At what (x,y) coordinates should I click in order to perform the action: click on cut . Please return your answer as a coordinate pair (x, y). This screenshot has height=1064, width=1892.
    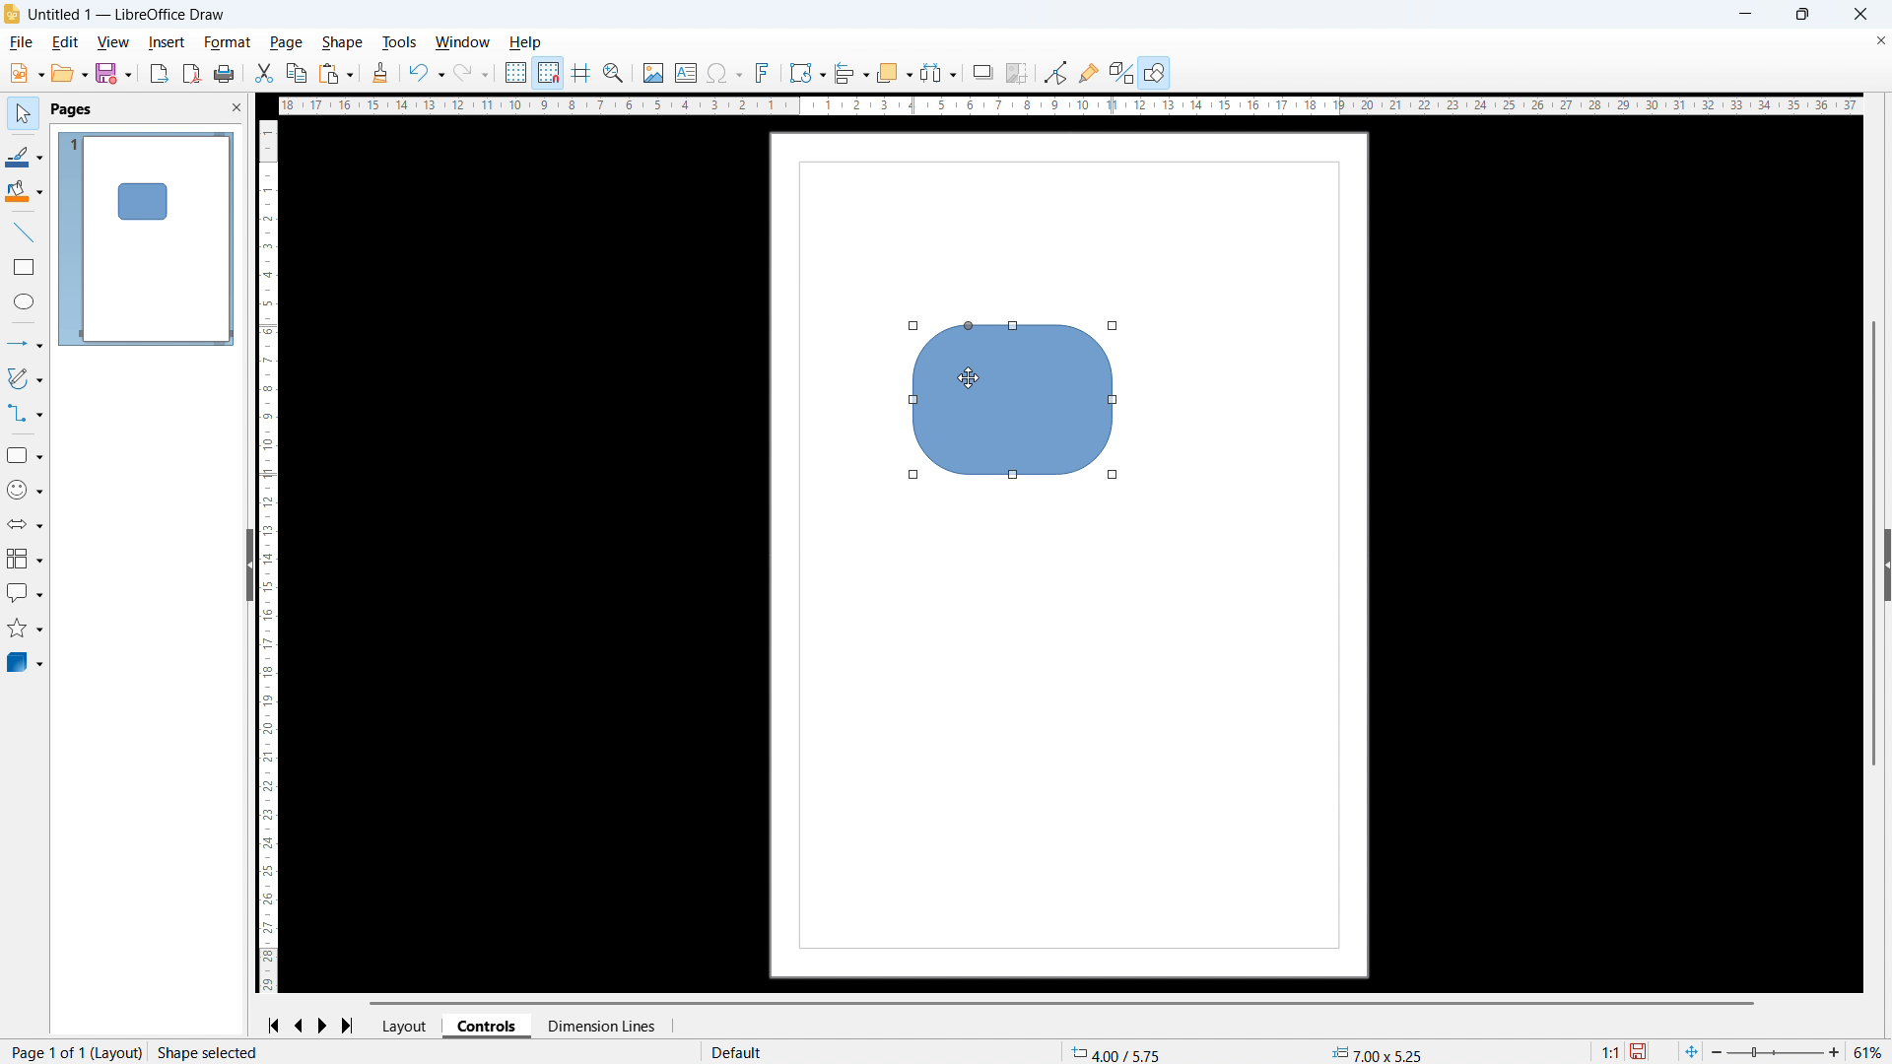
    Looking at the image, I should click on (262, 74).